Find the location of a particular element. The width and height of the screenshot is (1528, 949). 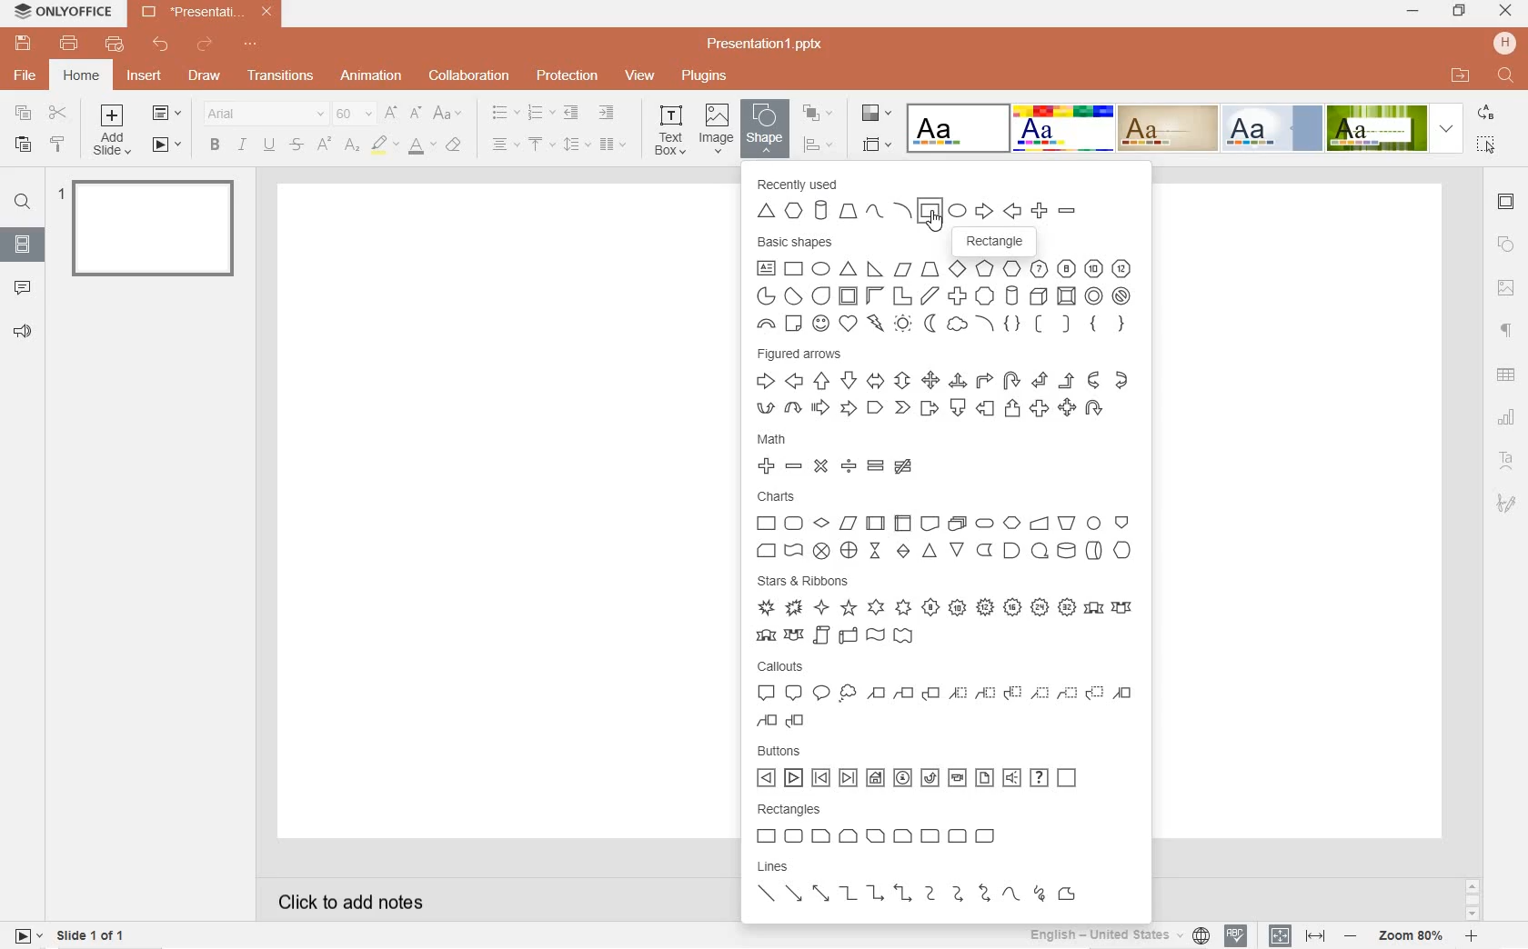

Multidocument is located at coordinates (957, 524).